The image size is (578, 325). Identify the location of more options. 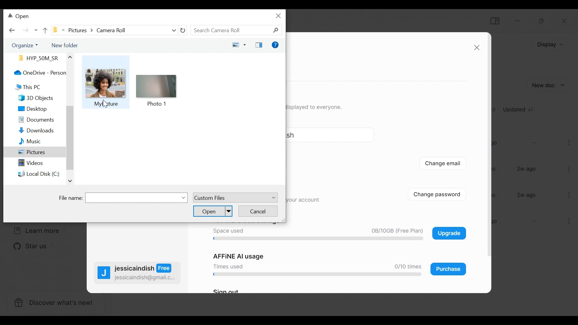
(570, 144).